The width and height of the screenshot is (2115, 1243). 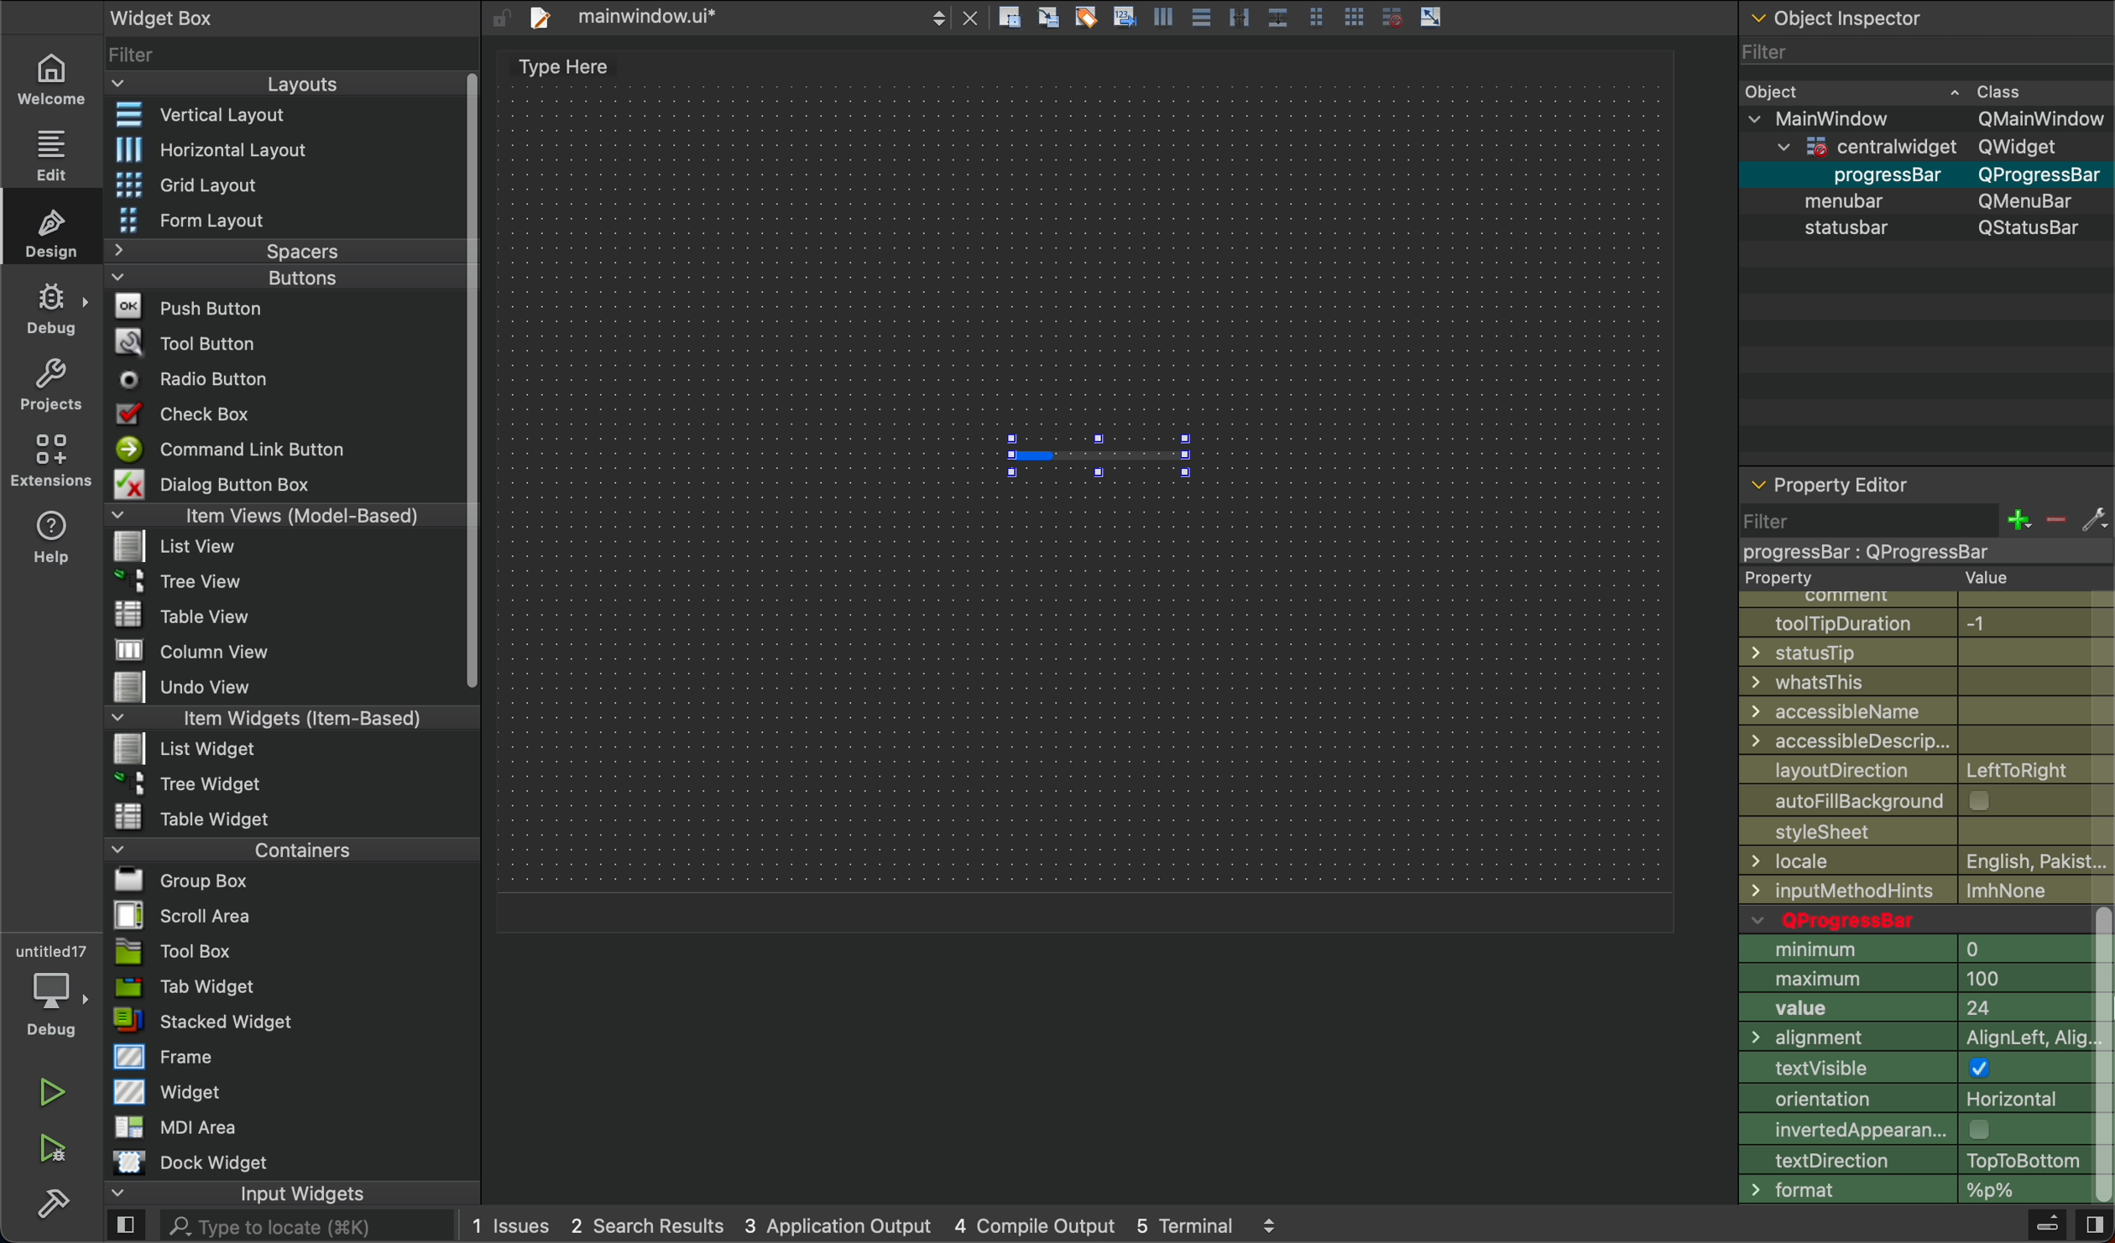 I want to click on Comment, so click(x=1896, y=596).